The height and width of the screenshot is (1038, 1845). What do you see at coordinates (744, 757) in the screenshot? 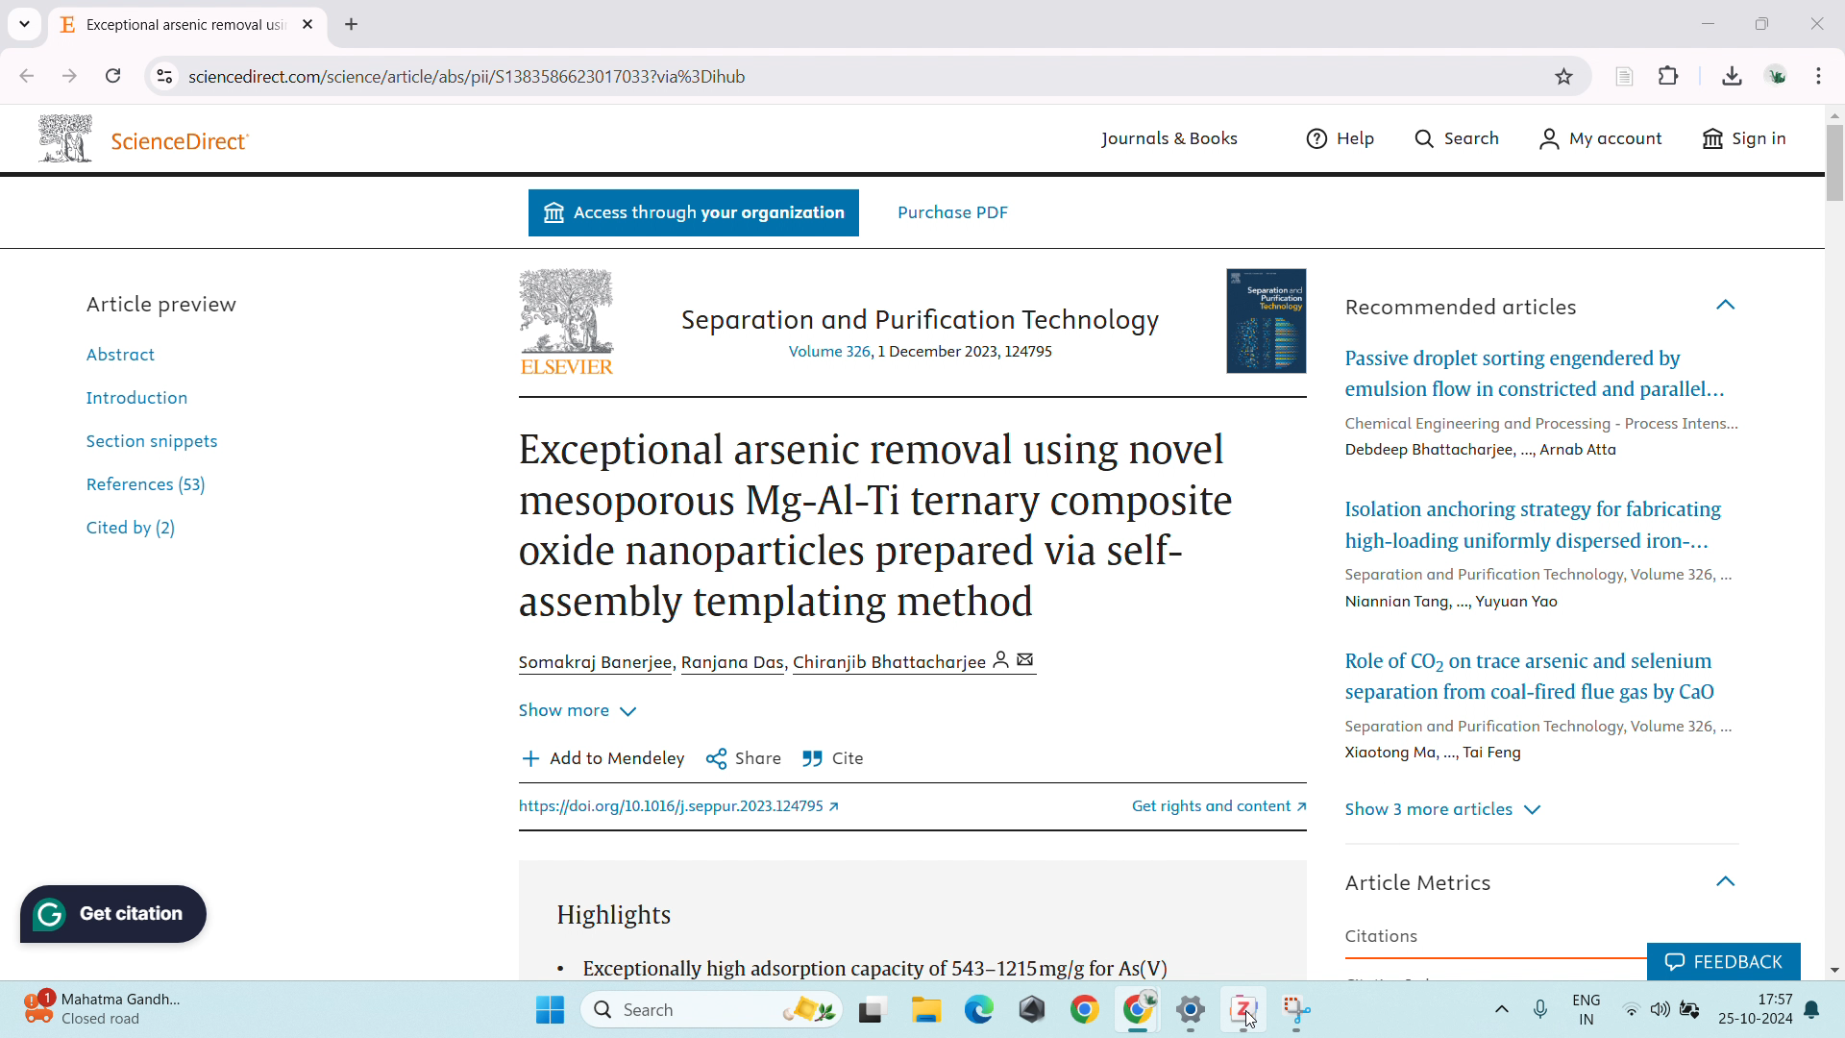
I see `Share` at bounding box center [744, 757].